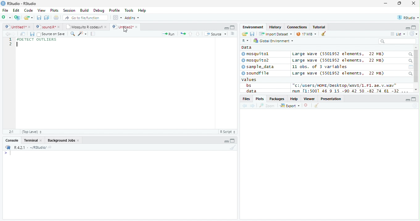 Image resolution: width=420 pixels, height=221 pixels. I want to click on sample_data, so click(258, 67).